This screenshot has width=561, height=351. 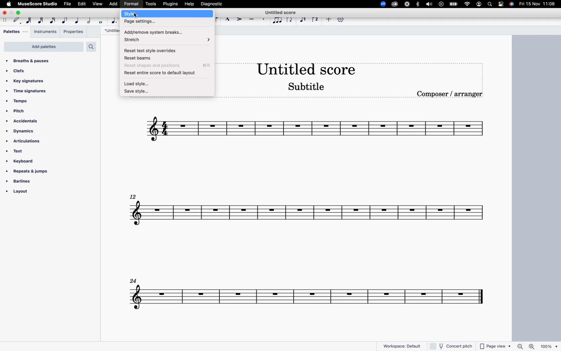 I want to click on profile, so click(x=479, y=7).